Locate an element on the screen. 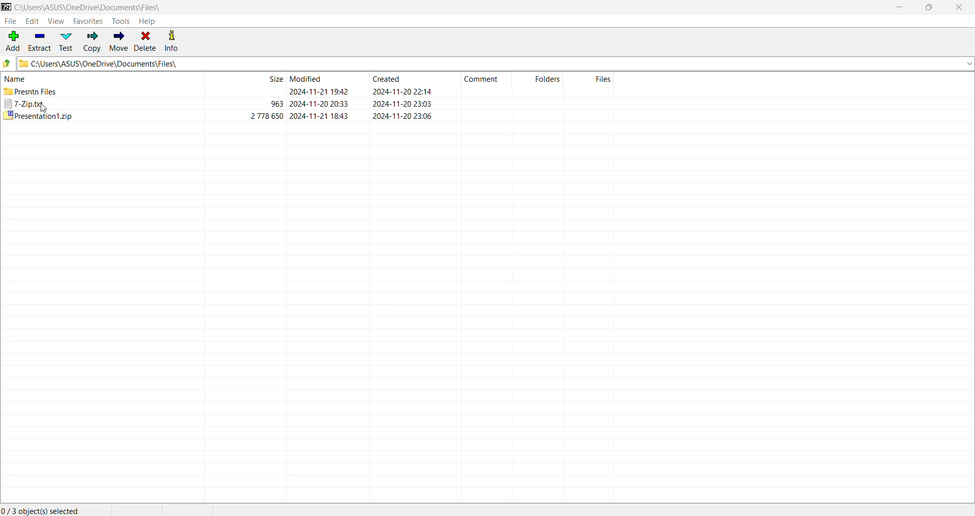 This screenshot has width=975, height=516. Current Folder Path is located at coordinates (495, 64).